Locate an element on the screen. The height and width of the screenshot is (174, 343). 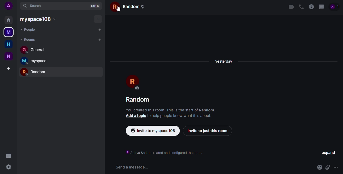
threads is located at coordinates (8, 156).